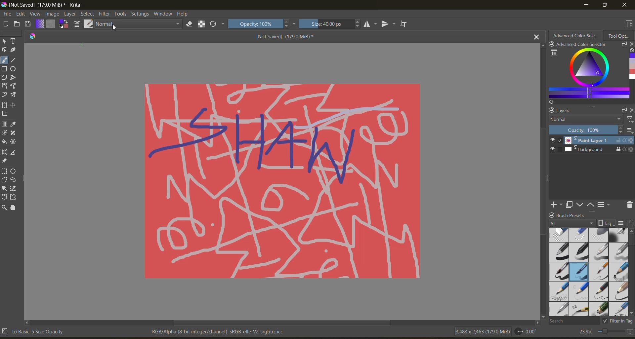 This screenshot has height=339, width=635. What do you see at coordinates (631, 243) in the screenshot?
I see `vertical scroll bar` at bounding box center [631, 243].